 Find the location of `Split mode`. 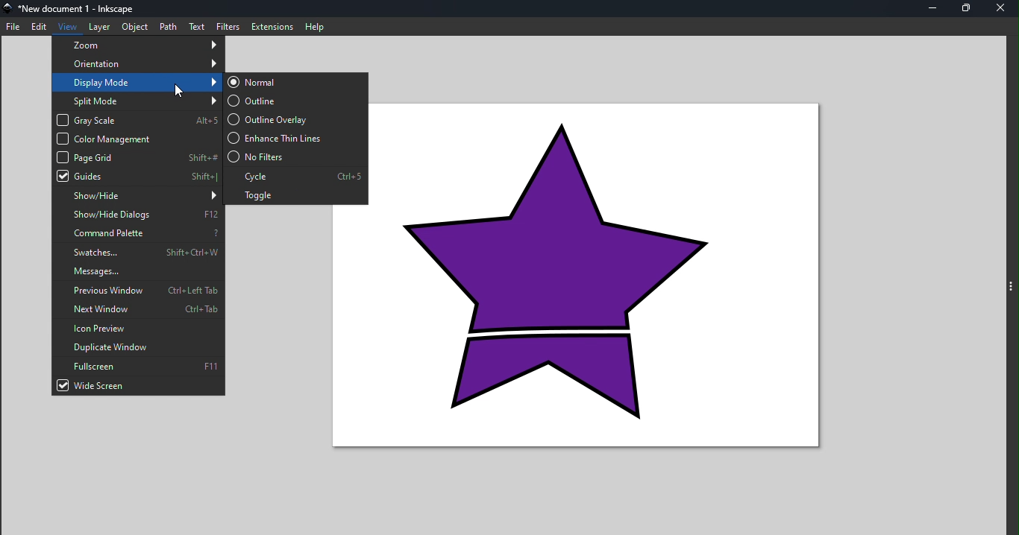

Split mode is located at coordinates (139, 99).